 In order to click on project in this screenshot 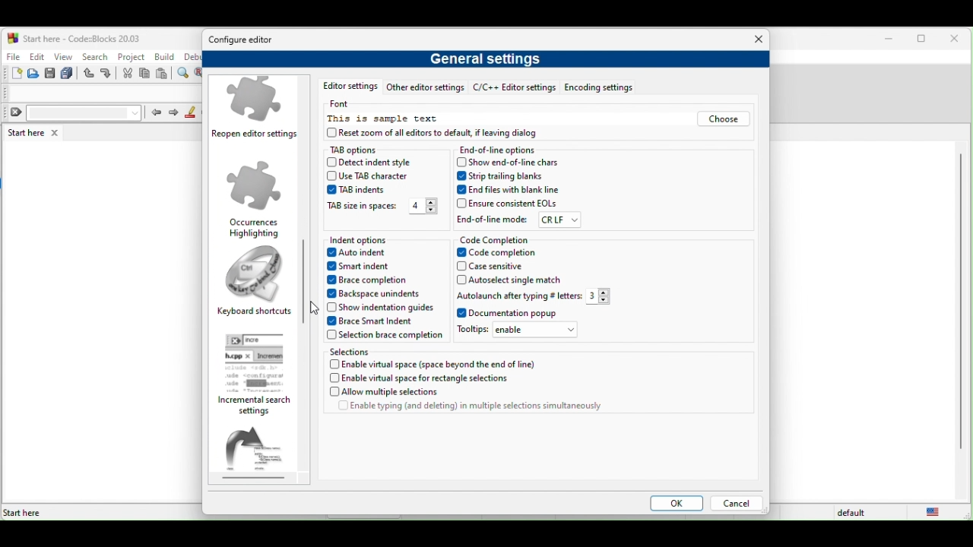, I will do `click(132, 55)`.